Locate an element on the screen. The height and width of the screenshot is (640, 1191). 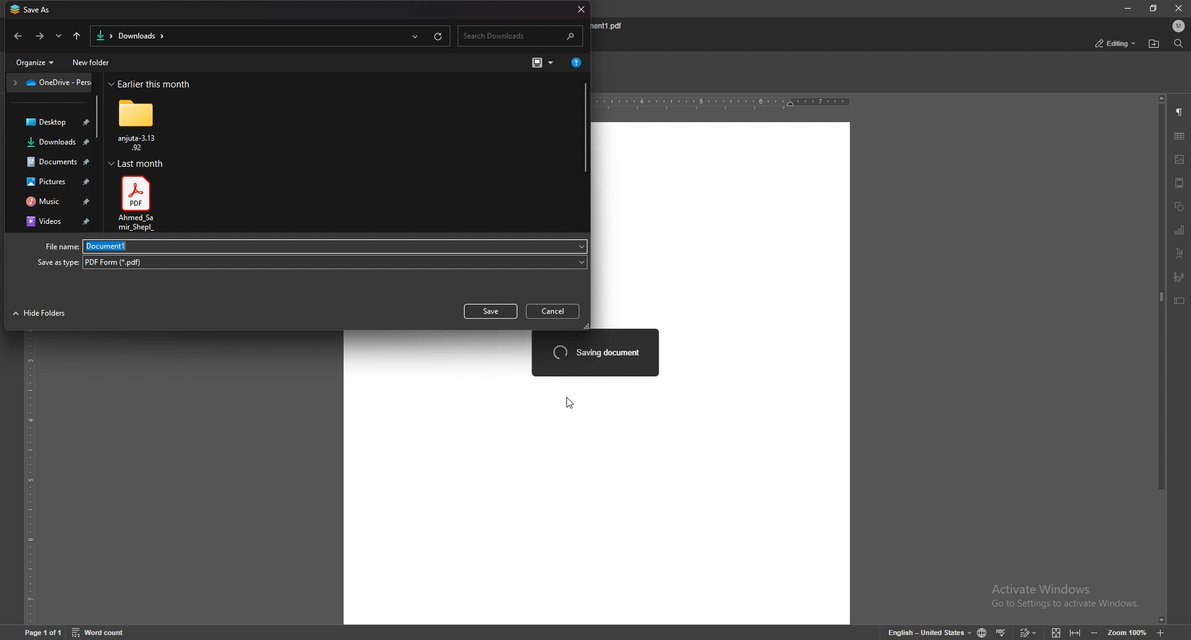
text art is located at coordinates (1180, 253).